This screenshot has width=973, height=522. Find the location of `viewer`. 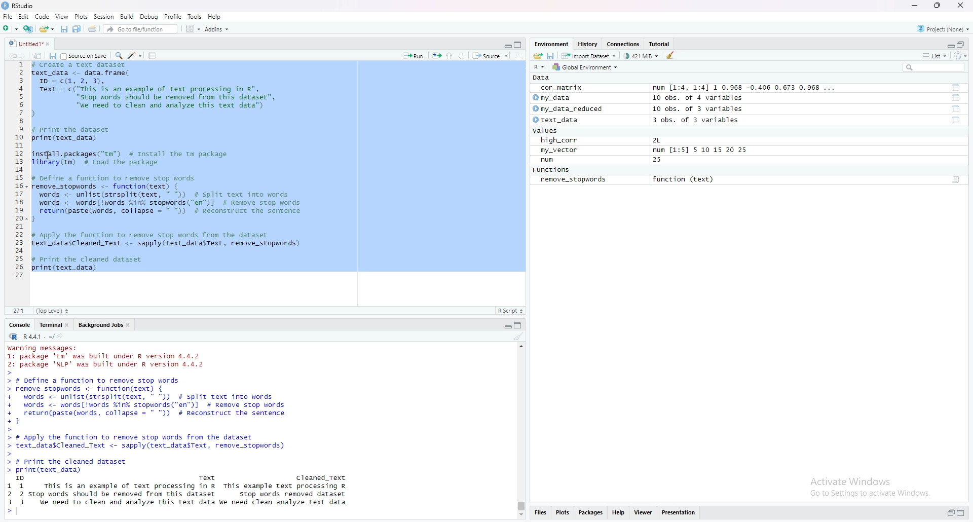

viewer is located at coordinates (643, 512).